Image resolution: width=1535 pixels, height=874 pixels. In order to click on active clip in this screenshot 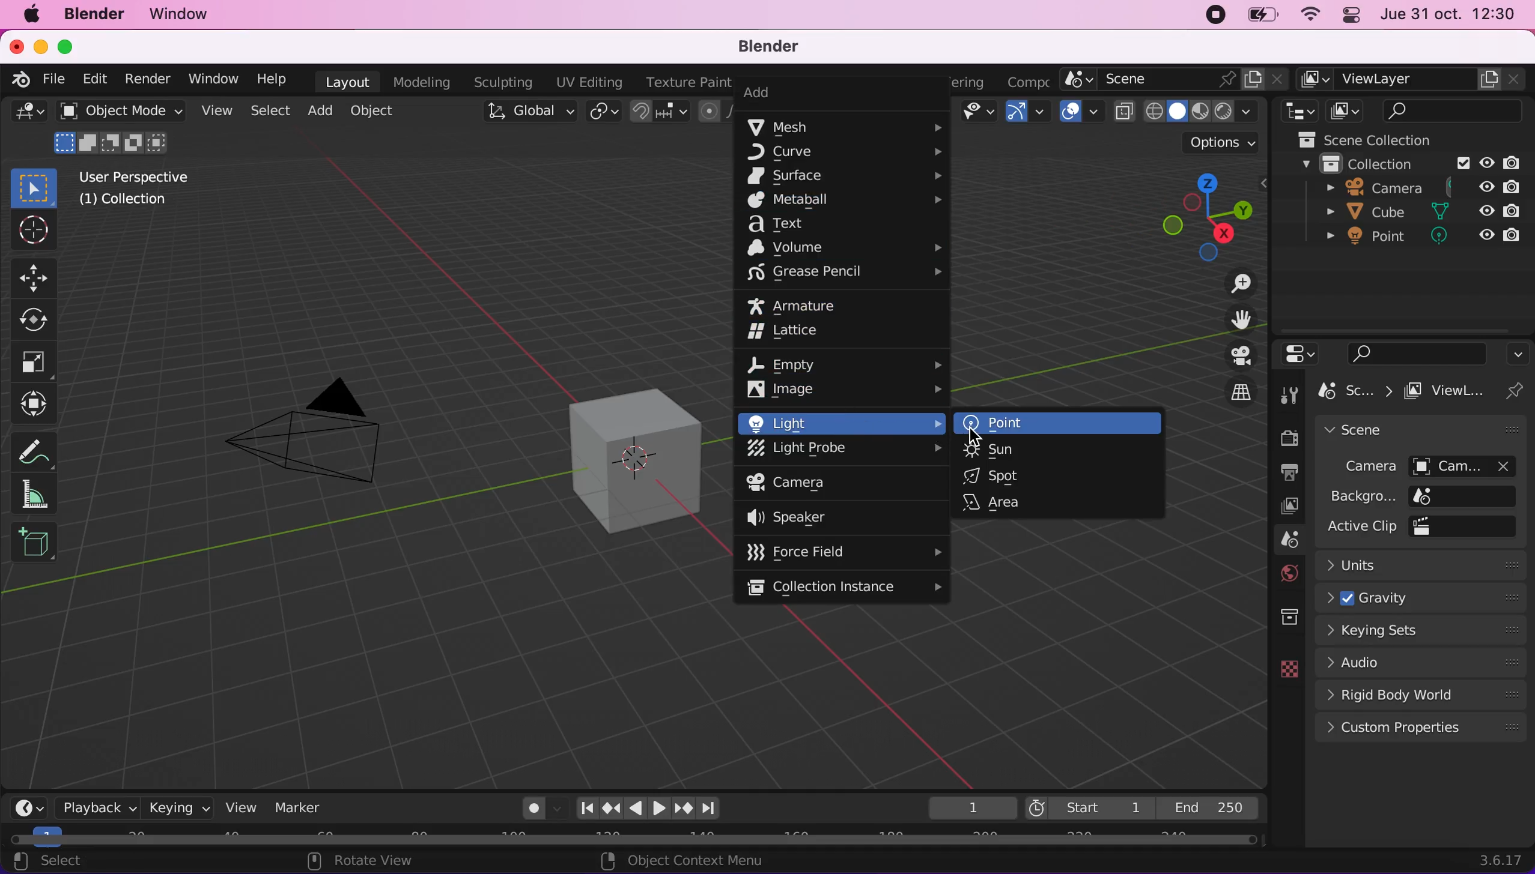, I will do `click(1469, 526)`.